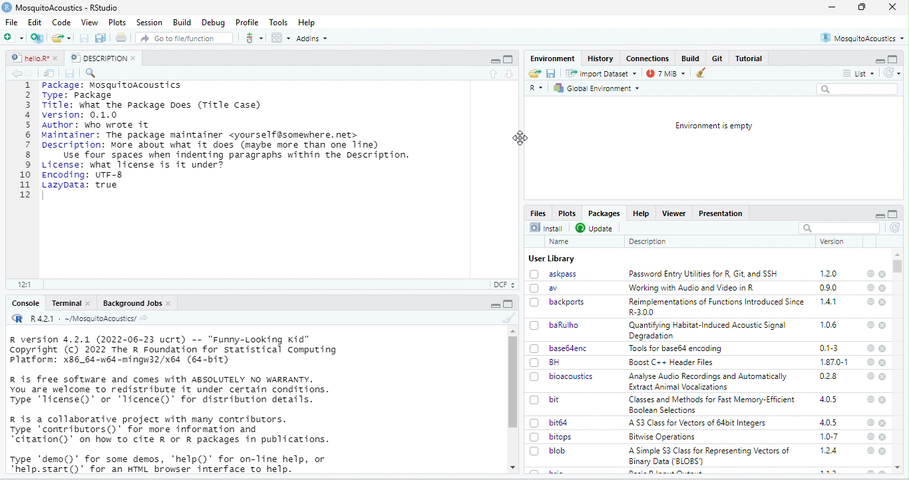 This screenshot has width=909, height=480. I want to click on help, so click(869, 348).